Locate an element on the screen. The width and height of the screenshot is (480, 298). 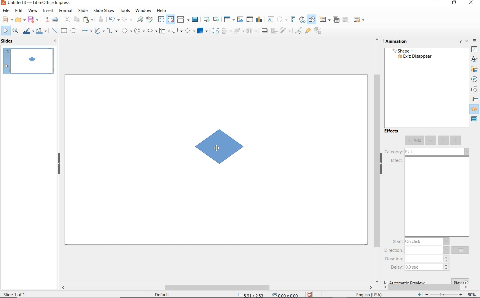
master slide is located at coordinates (196, 19).